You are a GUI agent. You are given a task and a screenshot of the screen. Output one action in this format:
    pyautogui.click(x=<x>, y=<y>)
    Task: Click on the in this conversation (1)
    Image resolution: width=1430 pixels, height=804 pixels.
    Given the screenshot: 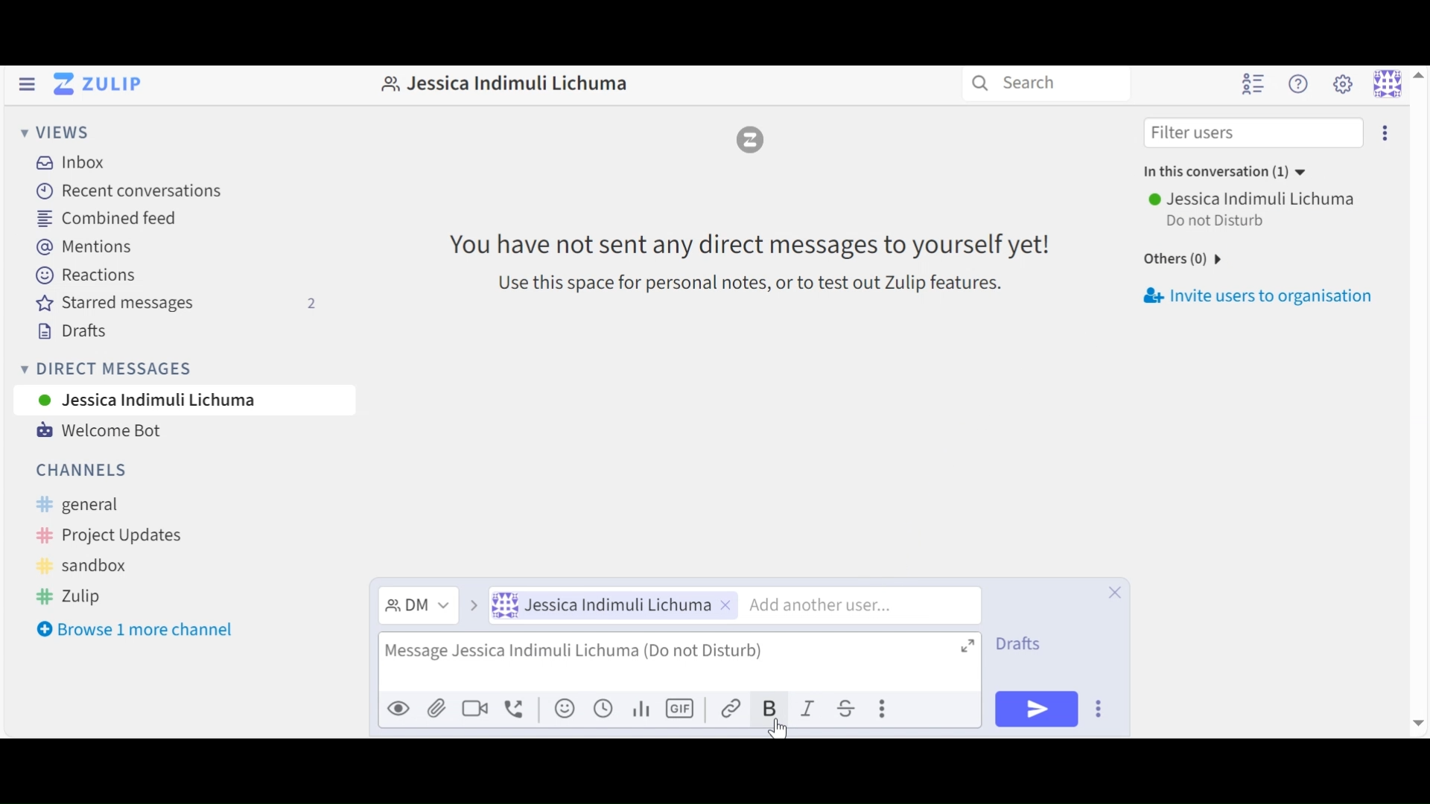 What is the action you would take?
    pyautogui.click(x=1227, y=170)
    